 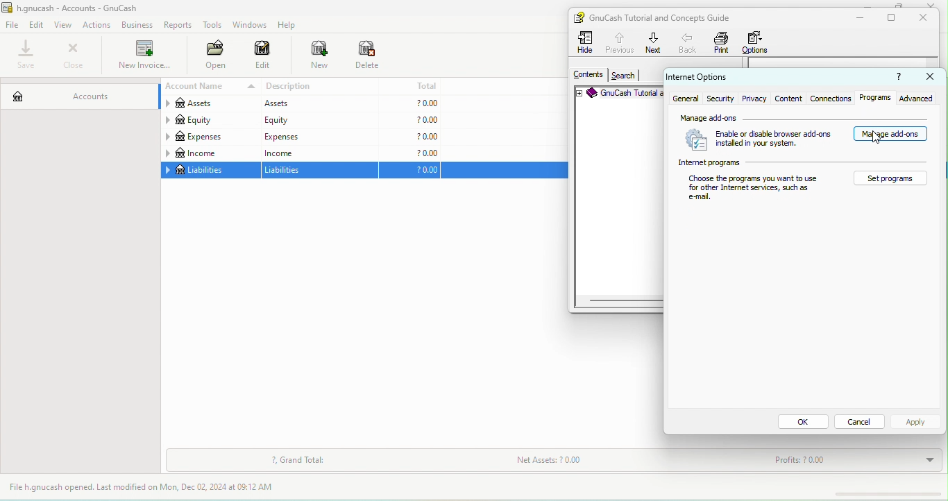 What do you see at coordinates (830, 99) in the screenshot?
I see `connections` at bounding box center [830, 99].